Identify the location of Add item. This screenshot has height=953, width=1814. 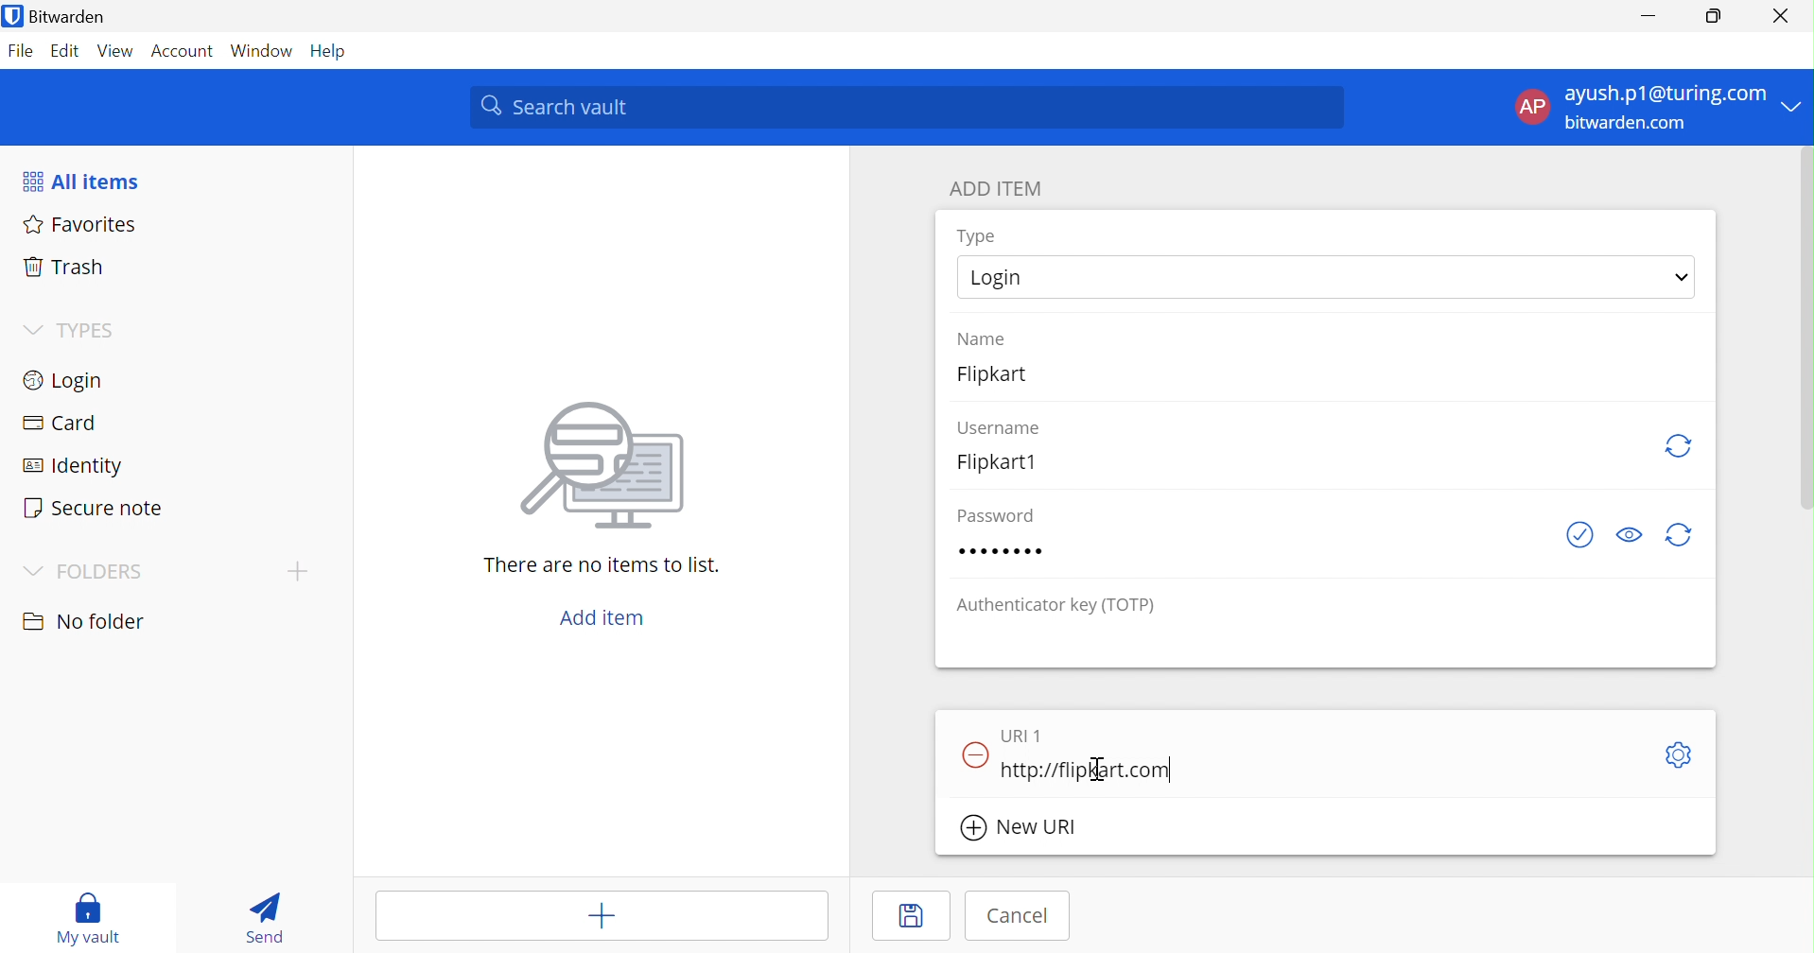
(603, 618).